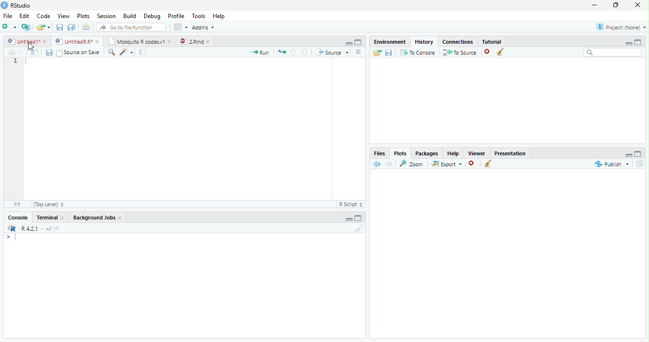  I want to click on Create project, so click(26, 27).